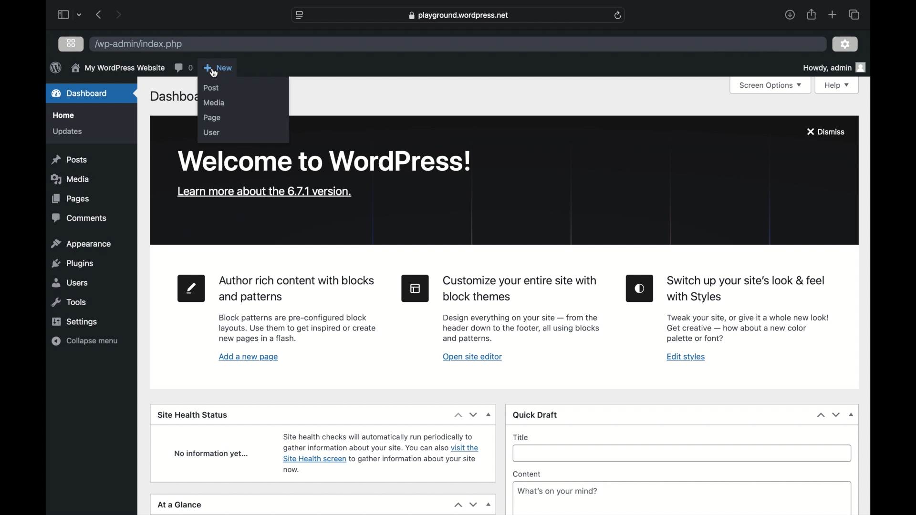 This screenshot has width=916, height=515. Describe the element at coordinates (80, 93) in the screenshot. I see `dashboard` at that location.